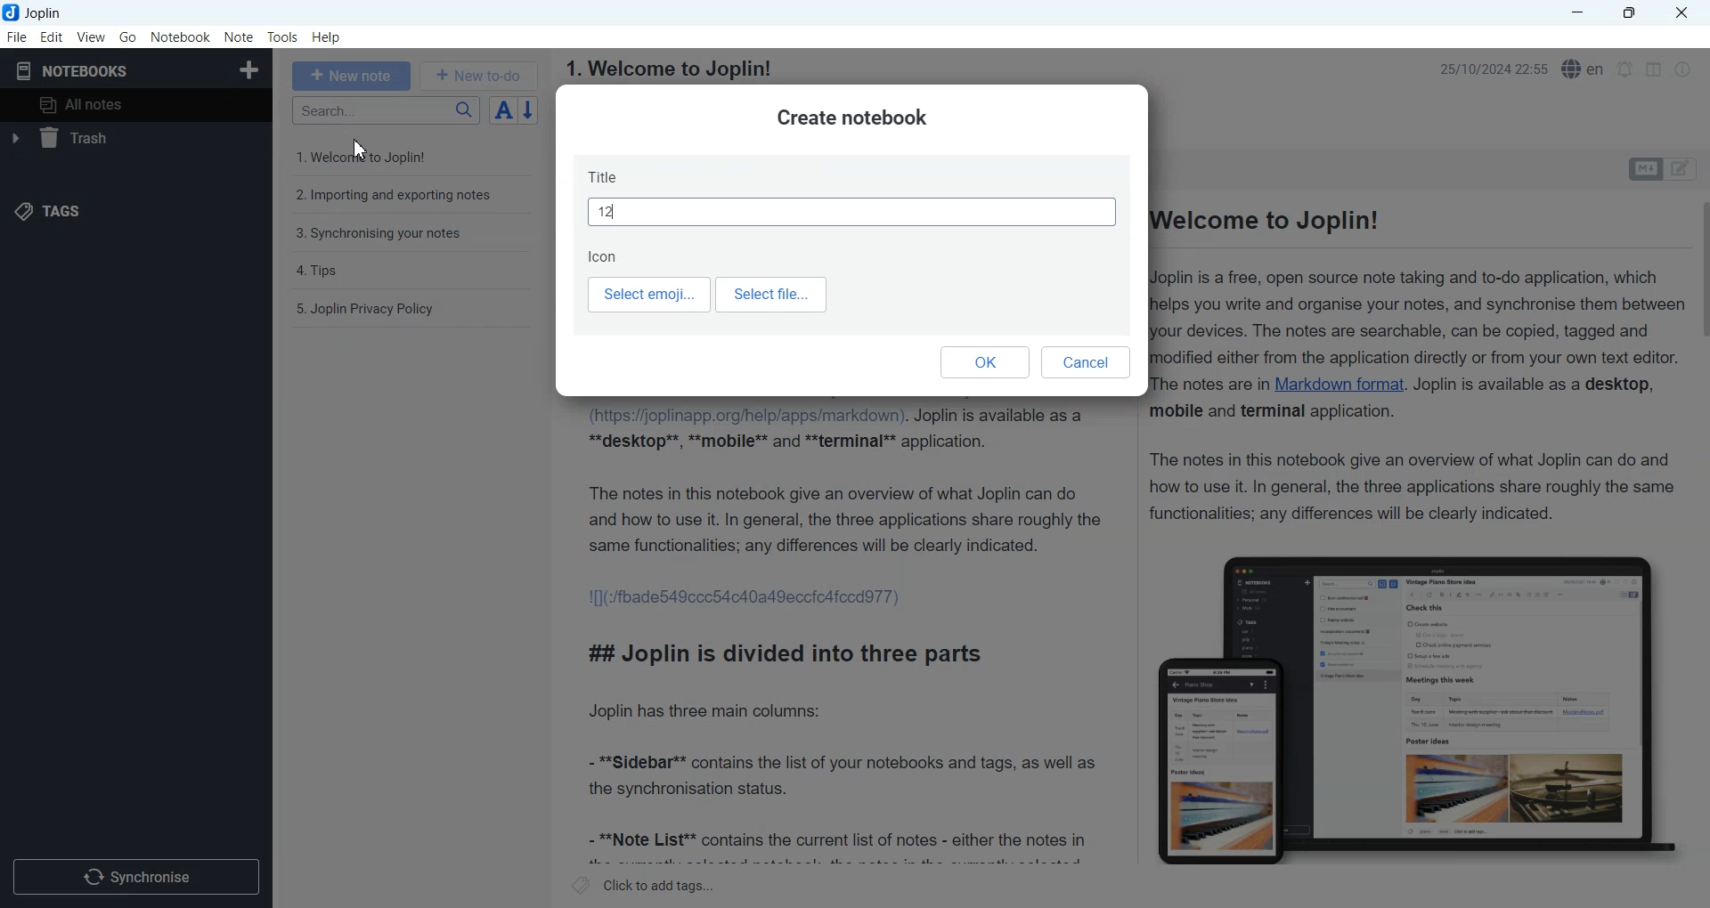 The height and width of the screenshot is (908, 1710). Describe the element at coordinates (238, 37) in the screenshot. I see `Note` at that location.